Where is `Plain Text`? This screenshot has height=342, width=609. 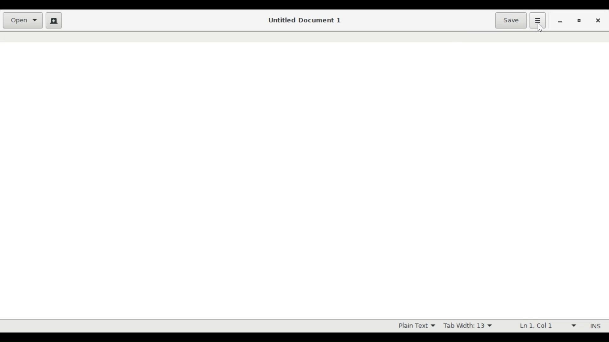 Plain Text is located at coordinates (414, 325).